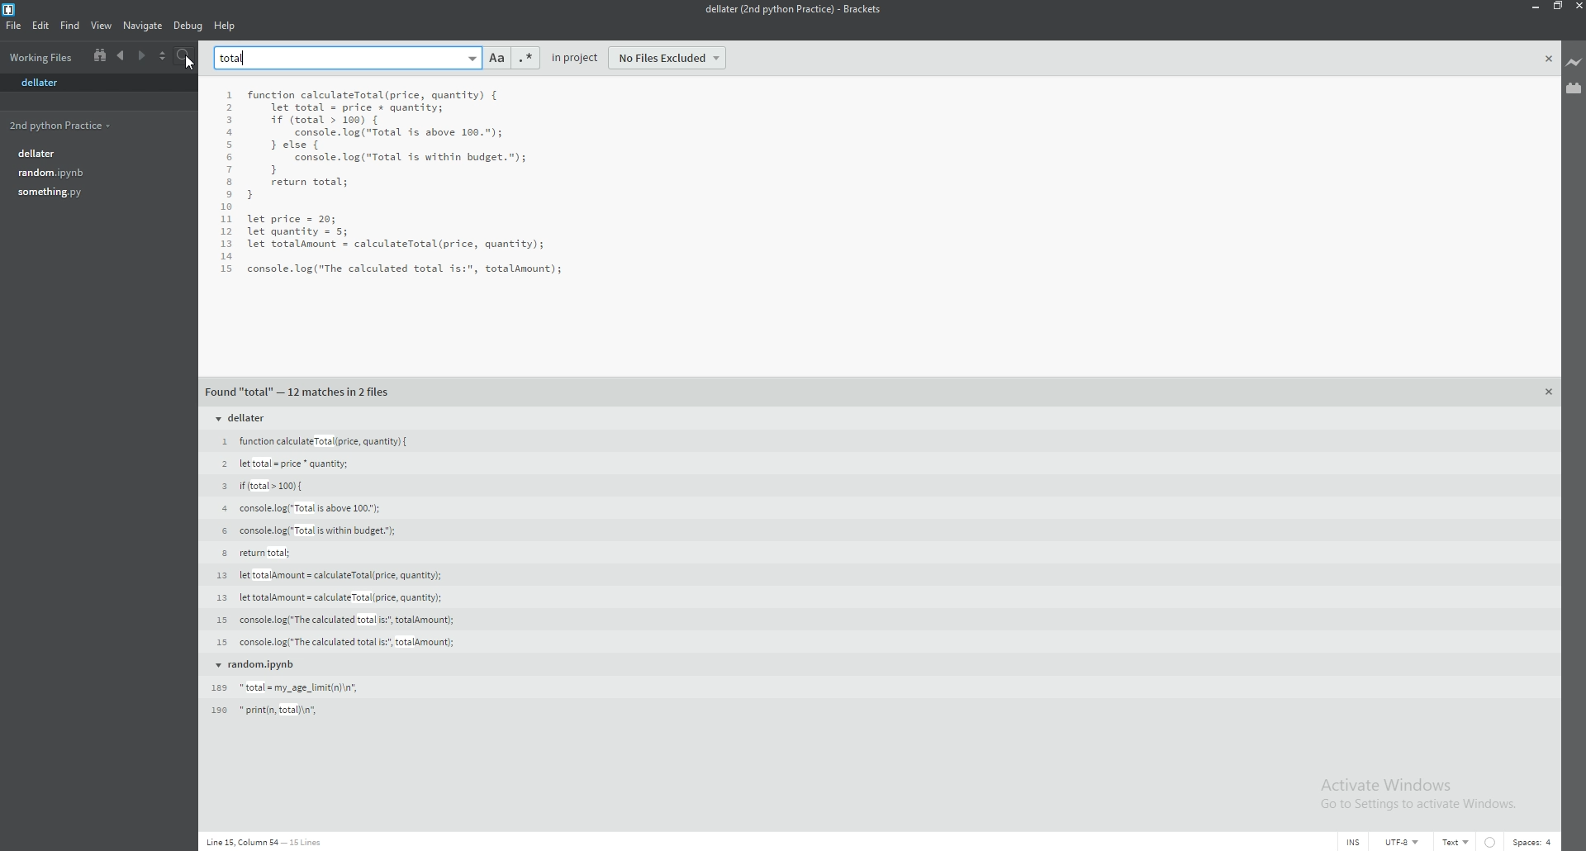 The width and height of the screenshot is (1586, 851). What do you see at coordinates (266, 842) in the screenshot?
I see `line 15, column 54 - 15 lines` at bounding box center [266, 842].